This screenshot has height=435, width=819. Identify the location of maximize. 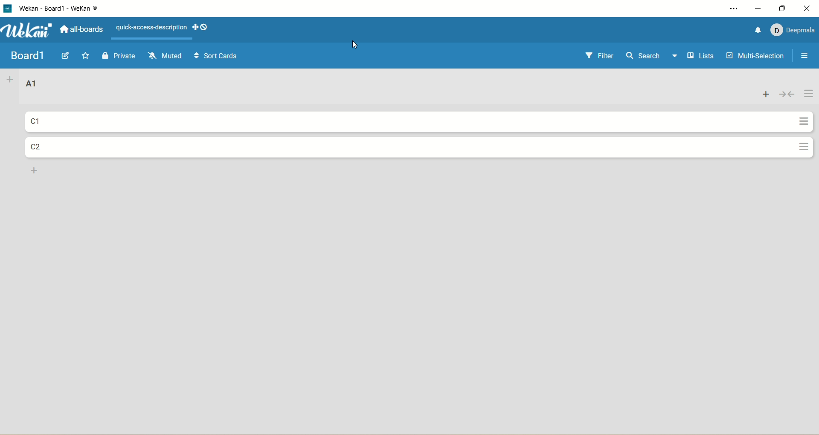
(783, 7).